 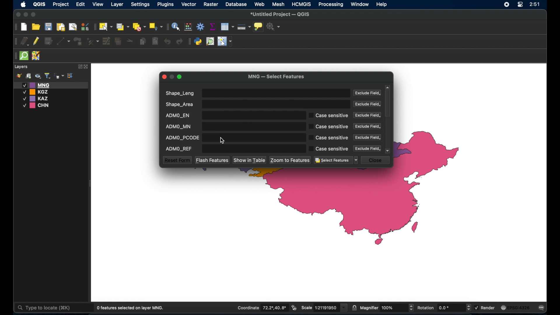 I want to click on lock scale, so click(x=354, y=308).